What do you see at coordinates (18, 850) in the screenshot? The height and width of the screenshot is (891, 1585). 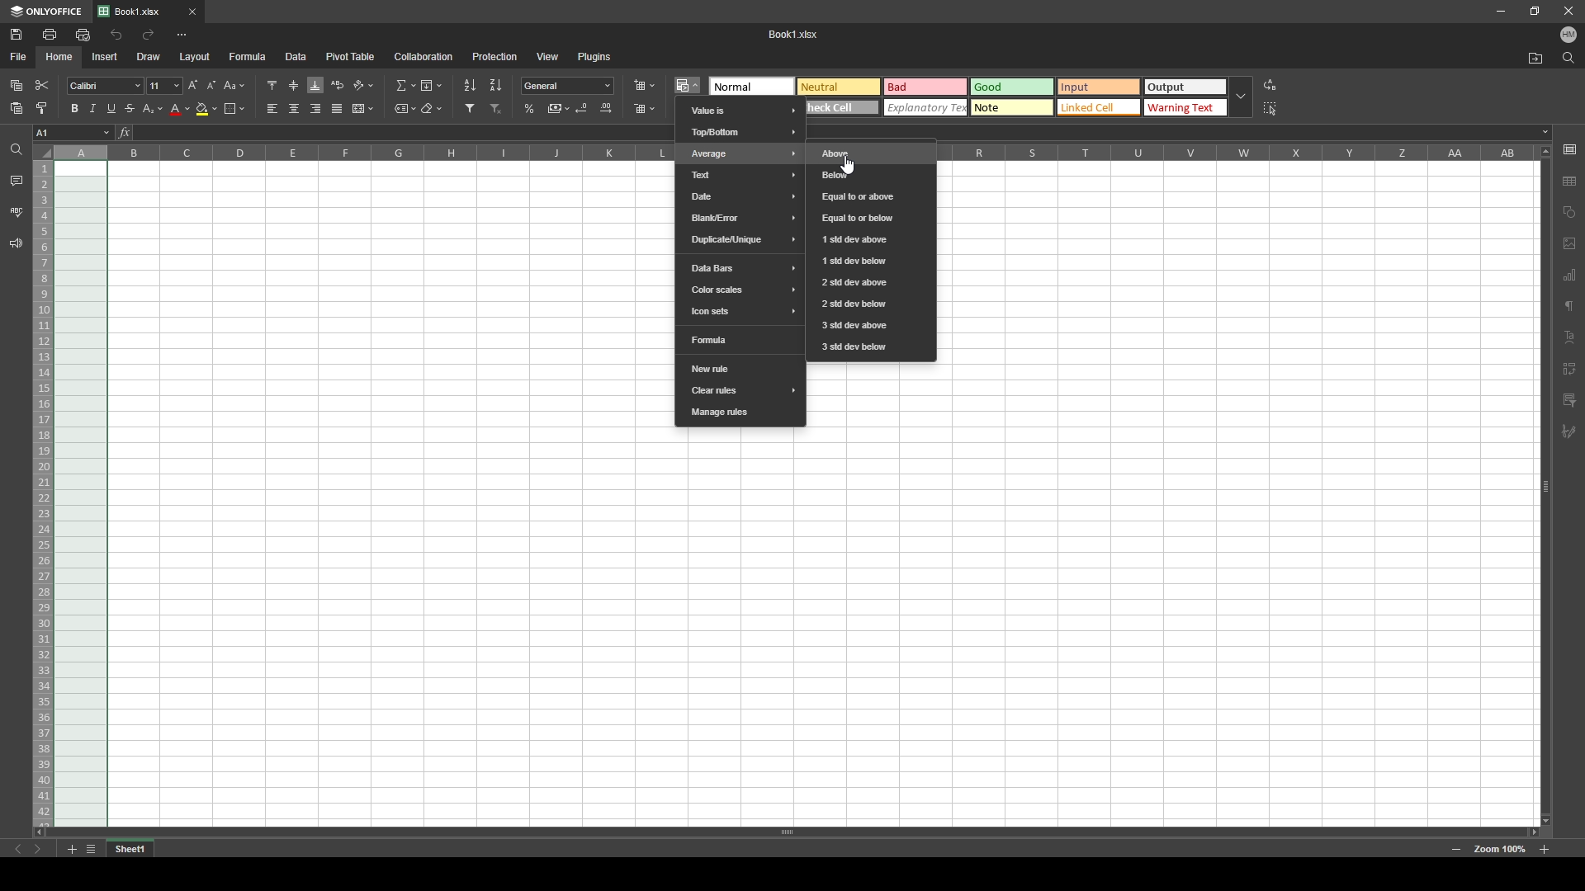 I see `previous` at bounding box center [18, 850].